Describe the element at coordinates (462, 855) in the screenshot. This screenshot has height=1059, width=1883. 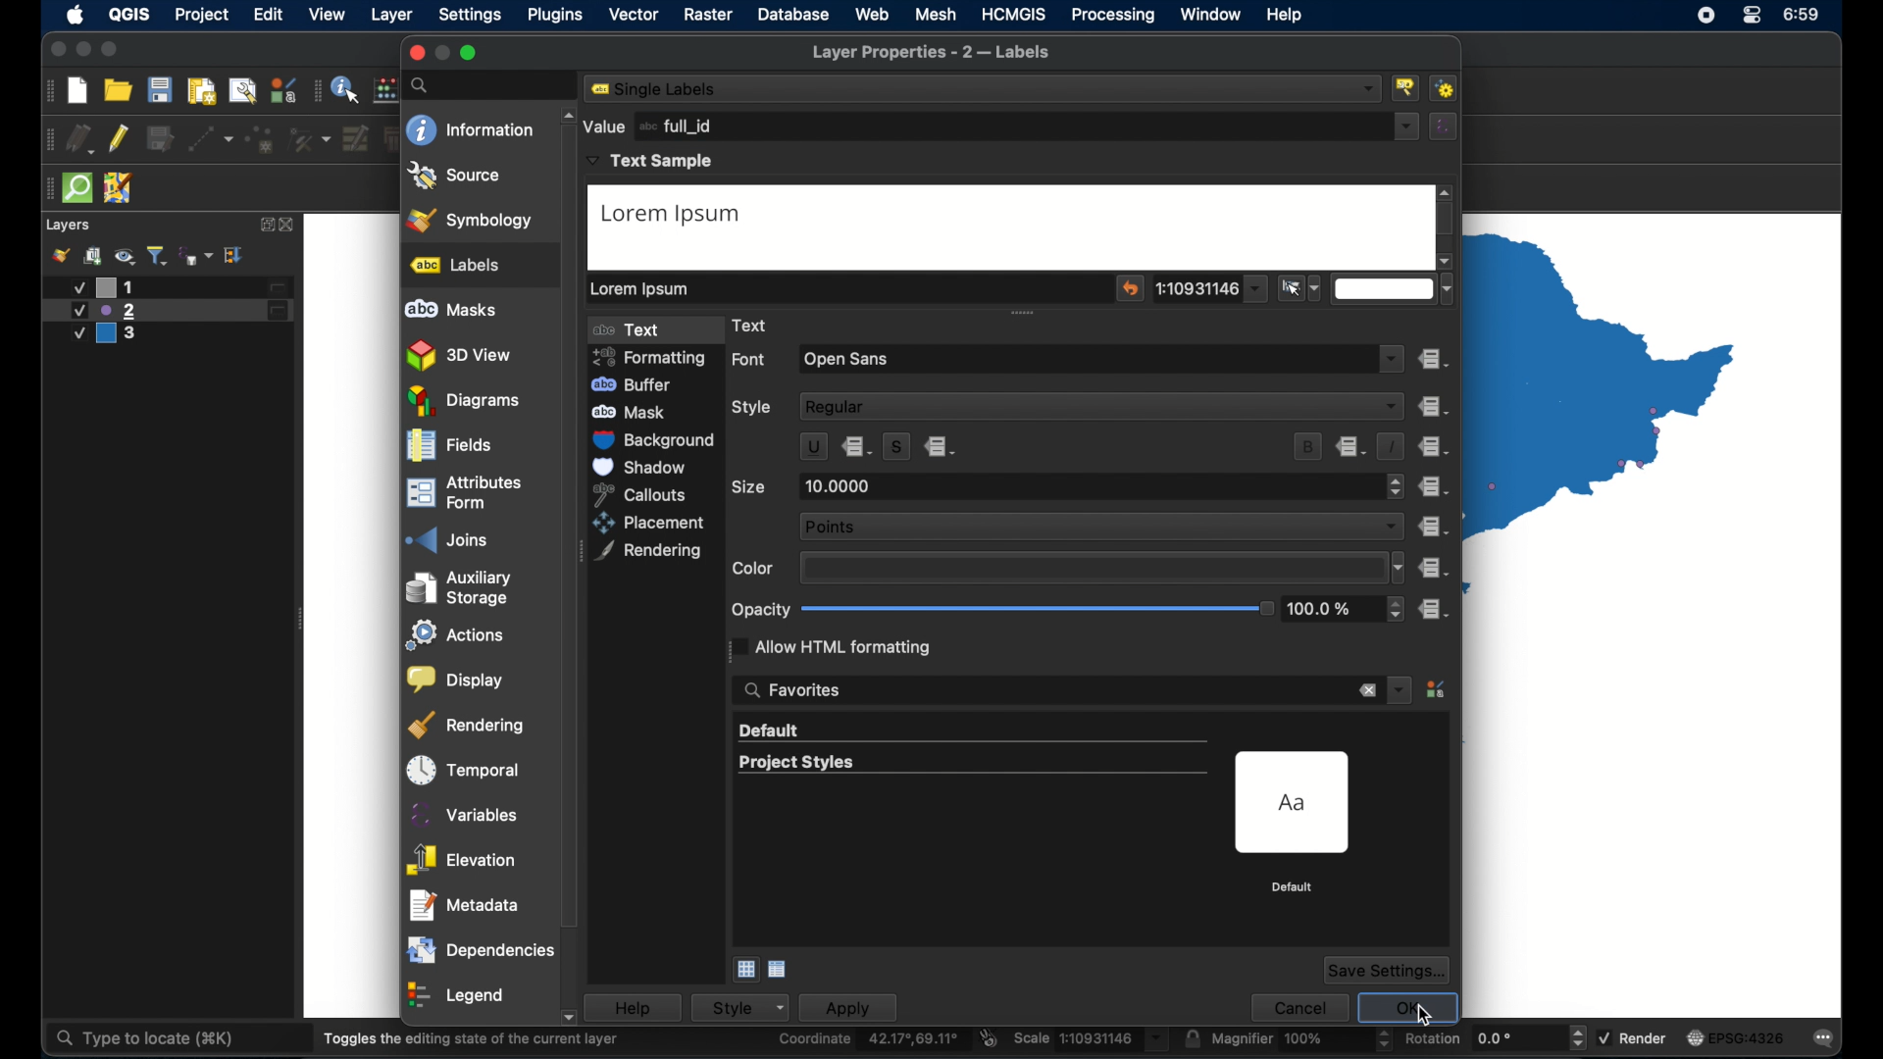
I see `elevation` at that location.